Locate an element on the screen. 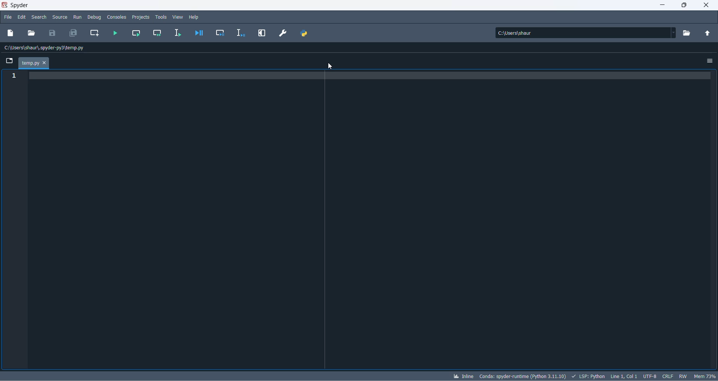  debug is located at coordinates (96, 17).